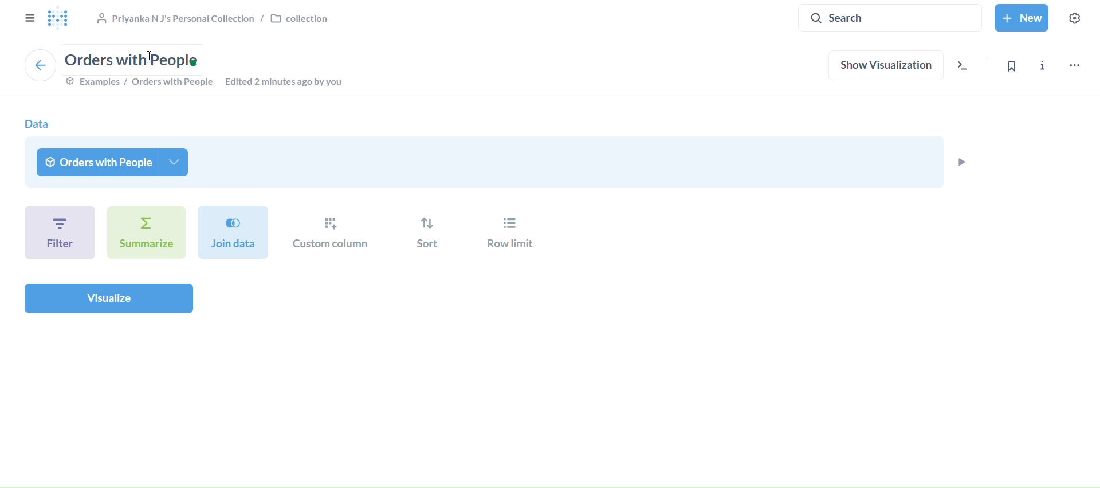 The image size is (1100, 488). What do you see at coordinates (108, 298) in the screenshot?
I see `visualize` at bounding box center [108, 298].